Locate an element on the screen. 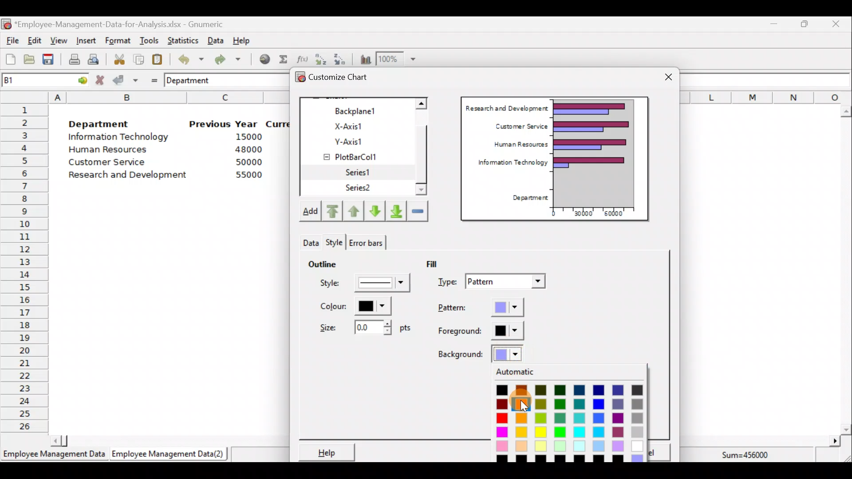  Rows is located at coordinates (25, 267).